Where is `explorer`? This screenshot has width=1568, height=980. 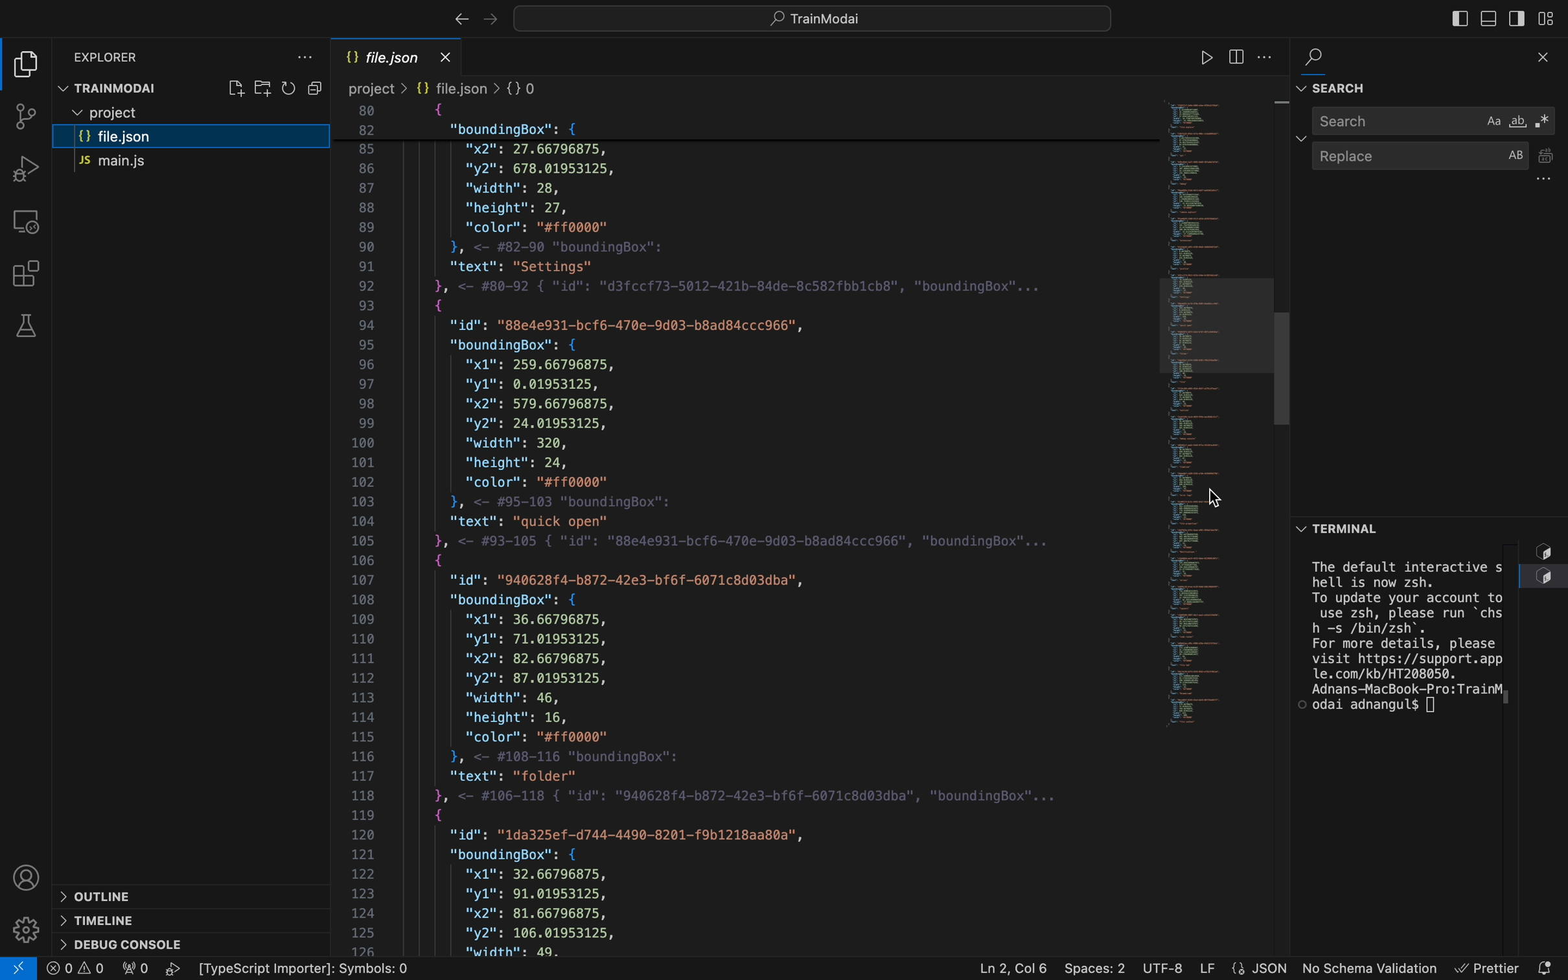
explorer is located at coordinates (125, 56).